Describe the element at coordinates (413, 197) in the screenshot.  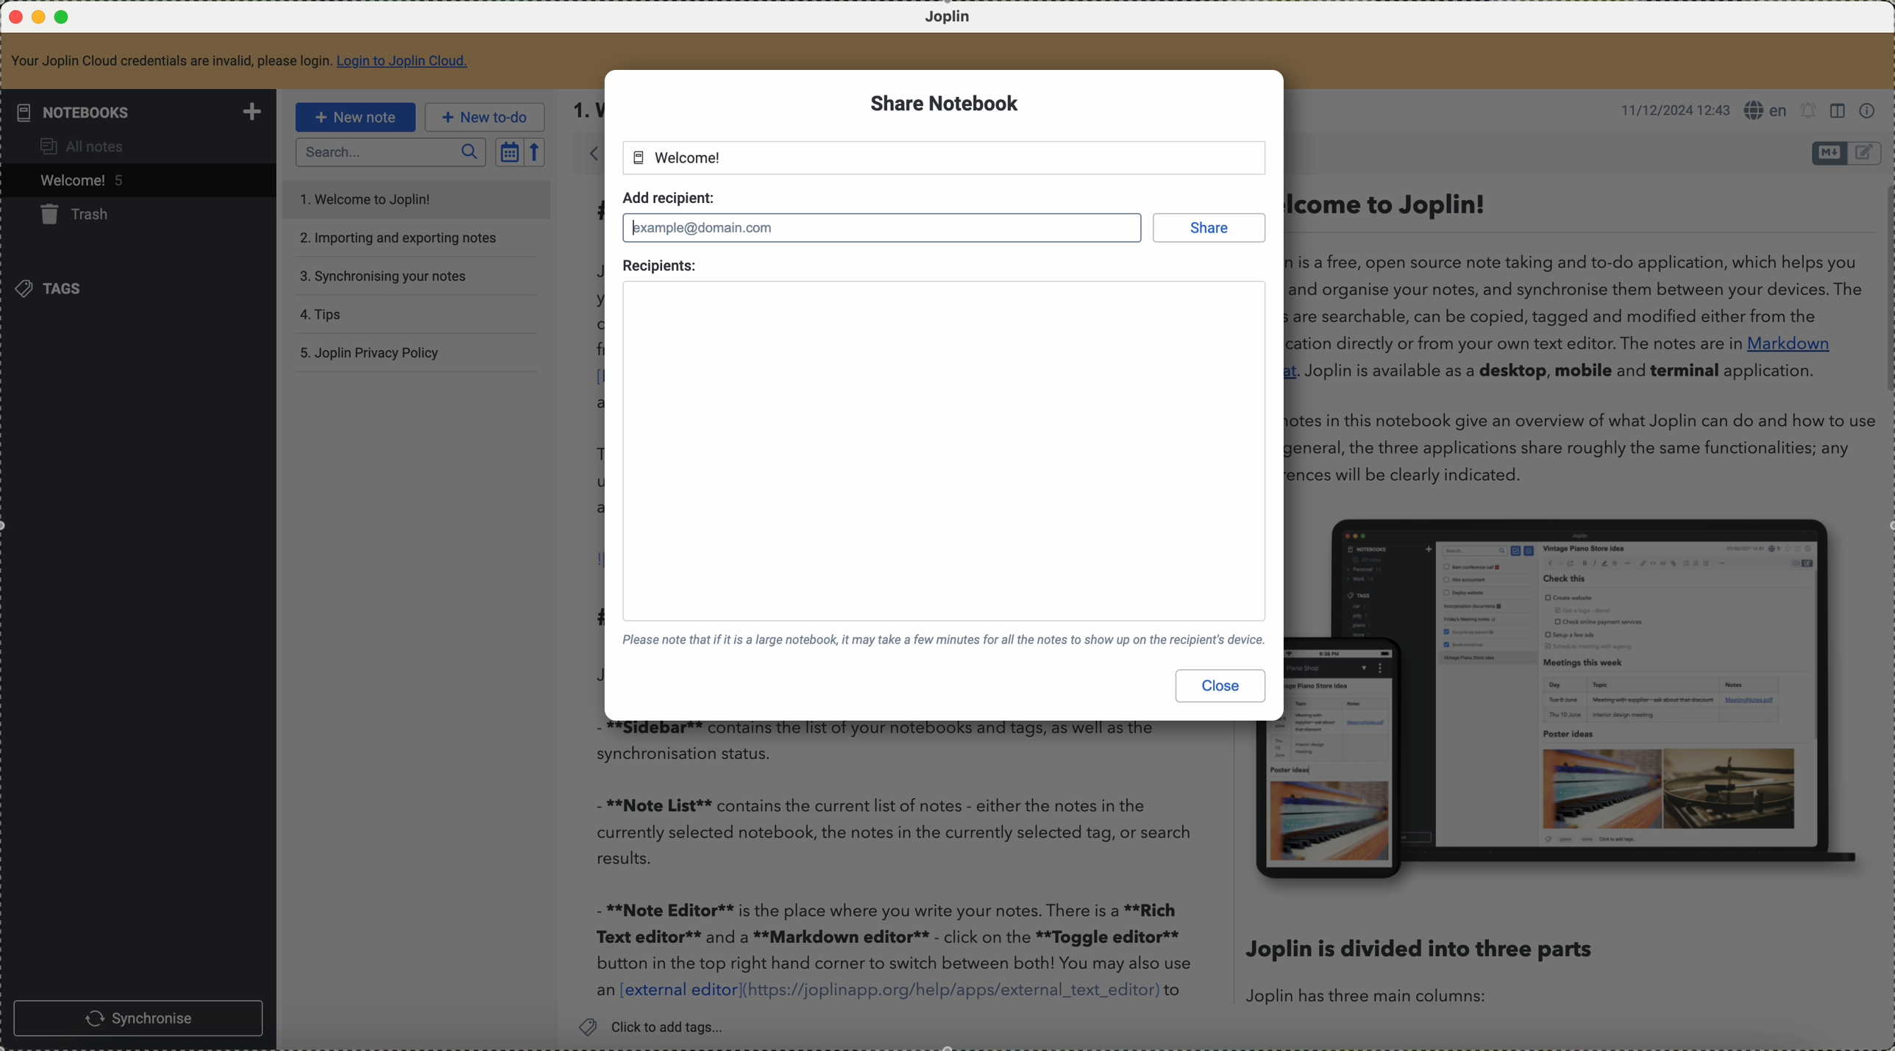
I see `welcome to Joplin note` at that location.